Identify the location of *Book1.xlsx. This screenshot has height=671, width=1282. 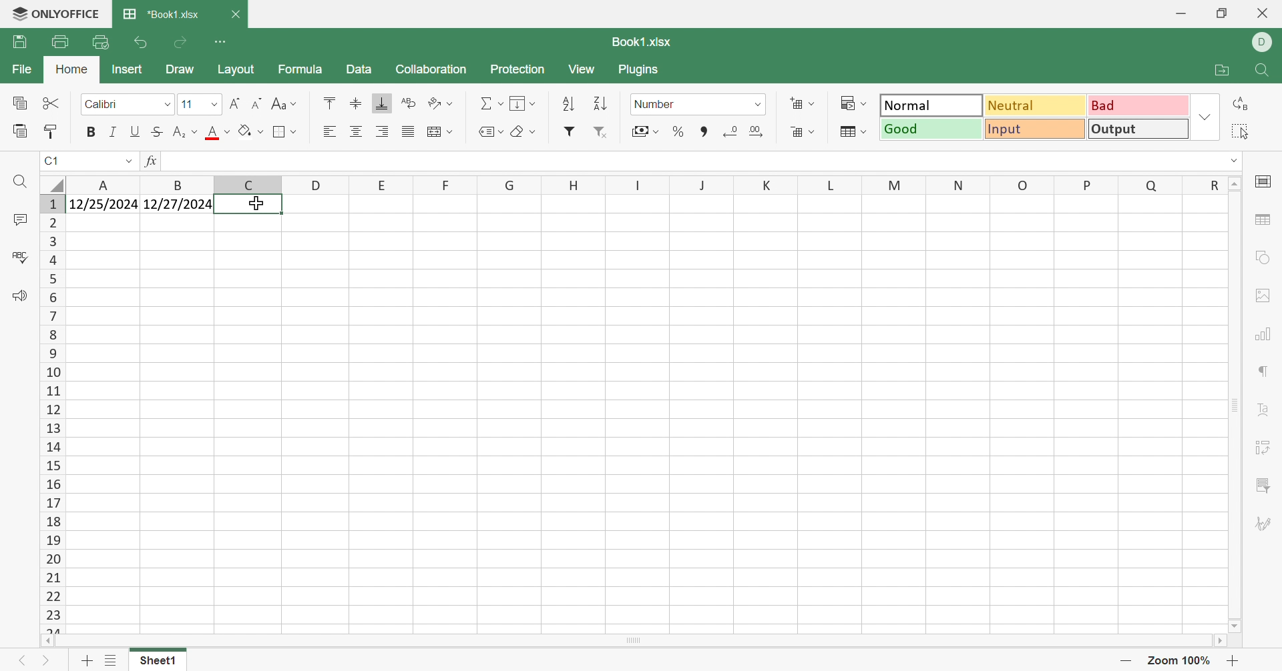
(164, 13).